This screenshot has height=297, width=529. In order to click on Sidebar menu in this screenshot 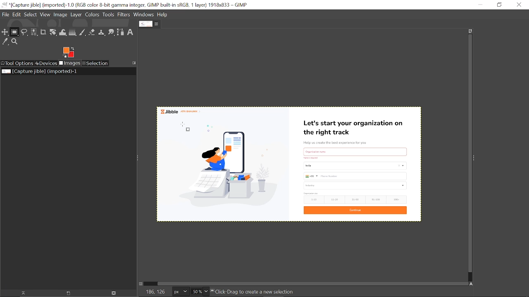, I will do `click(476, 158)`.